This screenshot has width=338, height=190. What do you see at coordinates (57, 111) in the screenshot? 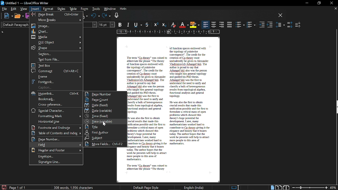
I see `Special character` at bounding box center [57, 111].